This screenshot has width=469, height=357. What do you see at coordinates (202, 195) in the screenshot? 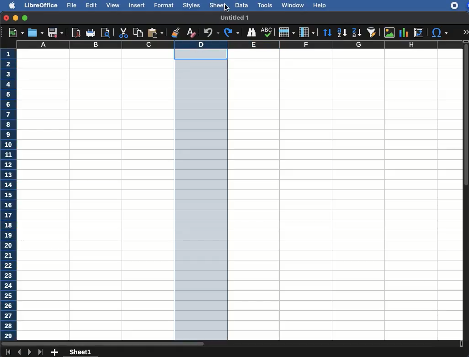
I see `column selected` at bounding box center [202, 195].